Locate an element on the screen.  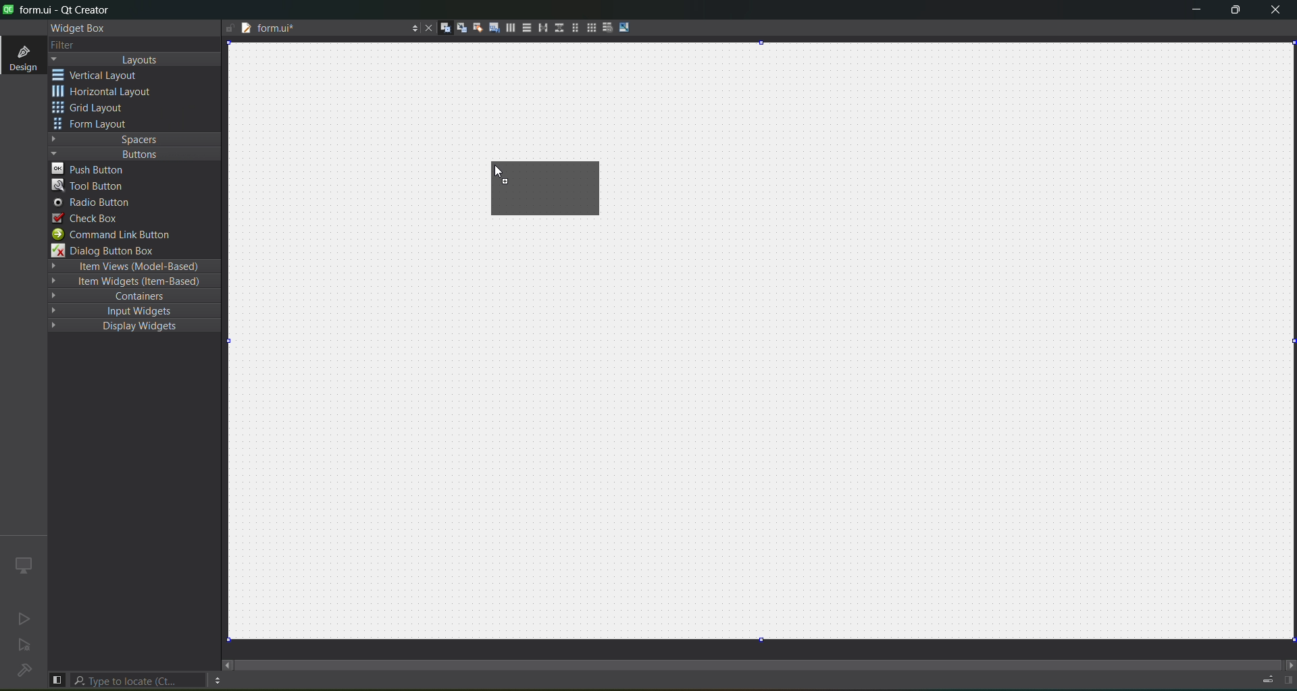
form layout is located at coordinates (572, 28).